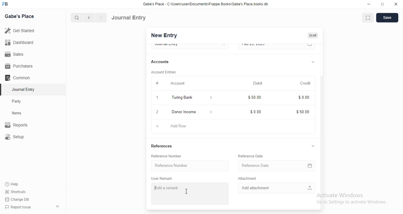  What do you see at coordinates (158, 98) in the screenshot?
I see `1` at bounding box center [158, 98].